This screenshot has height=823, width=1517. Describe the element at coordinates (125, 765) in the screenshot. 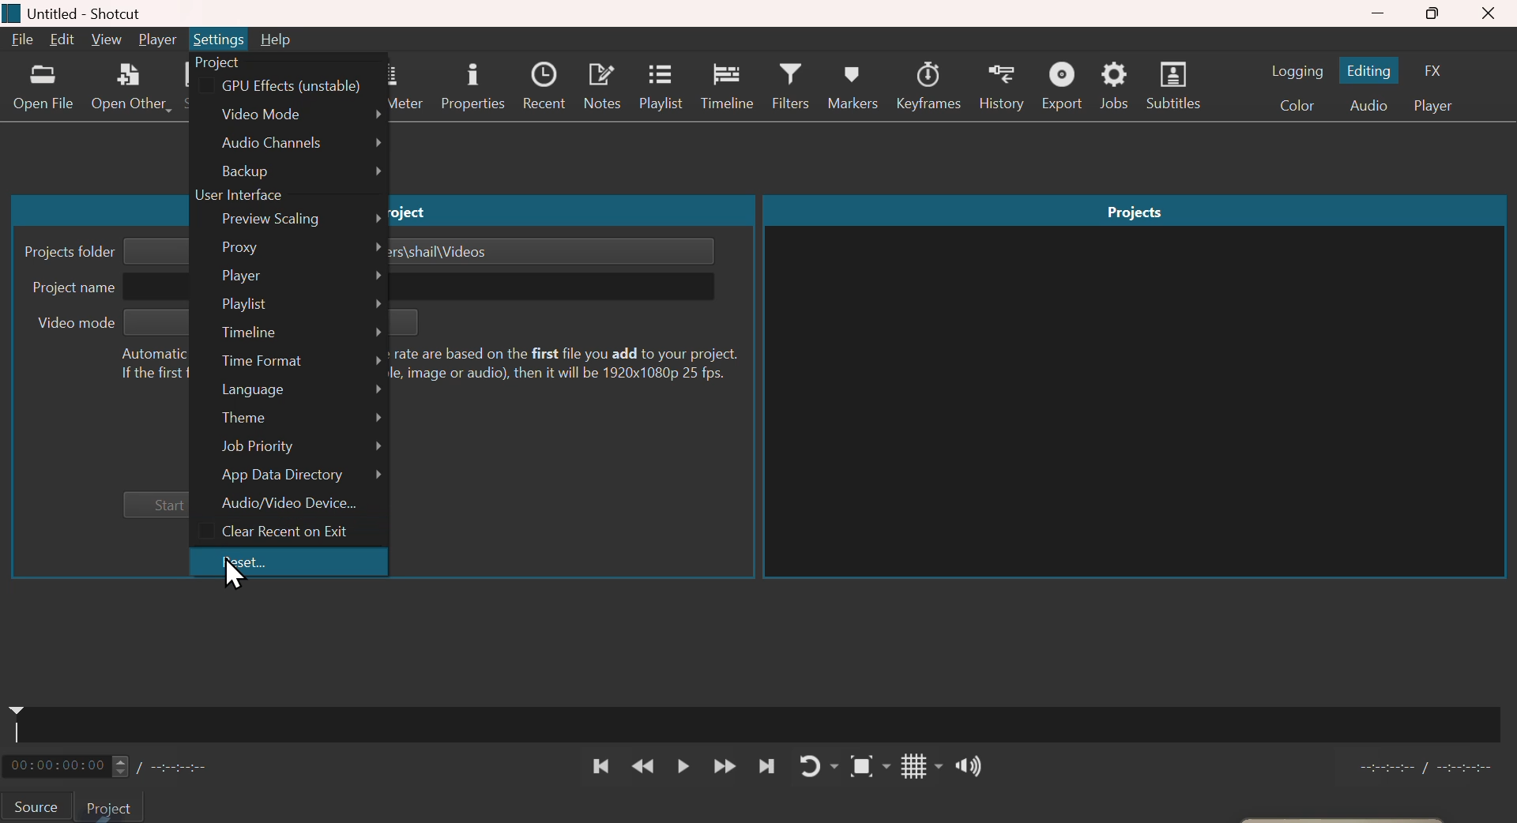

I see `Timeline meter` at that location.